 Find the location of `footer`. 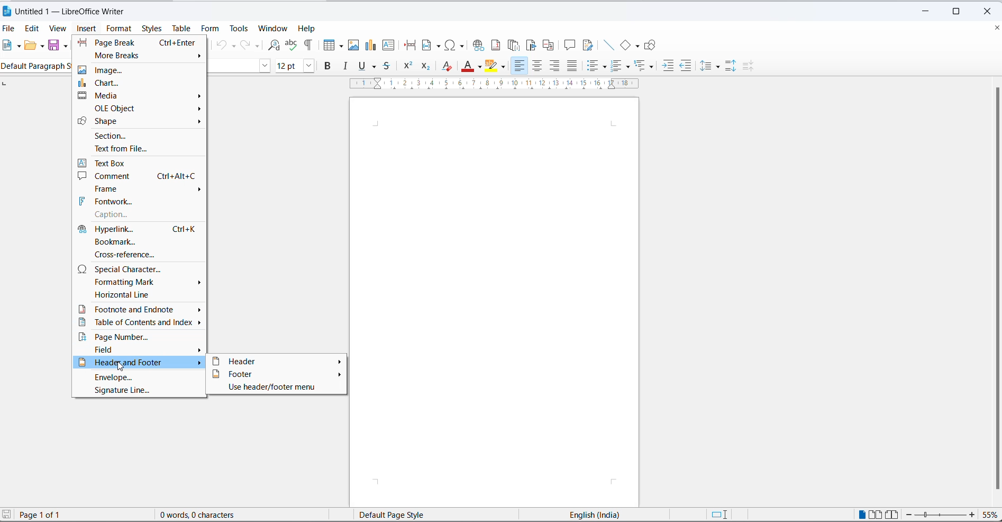

footer is located at coordinates (276, 373).